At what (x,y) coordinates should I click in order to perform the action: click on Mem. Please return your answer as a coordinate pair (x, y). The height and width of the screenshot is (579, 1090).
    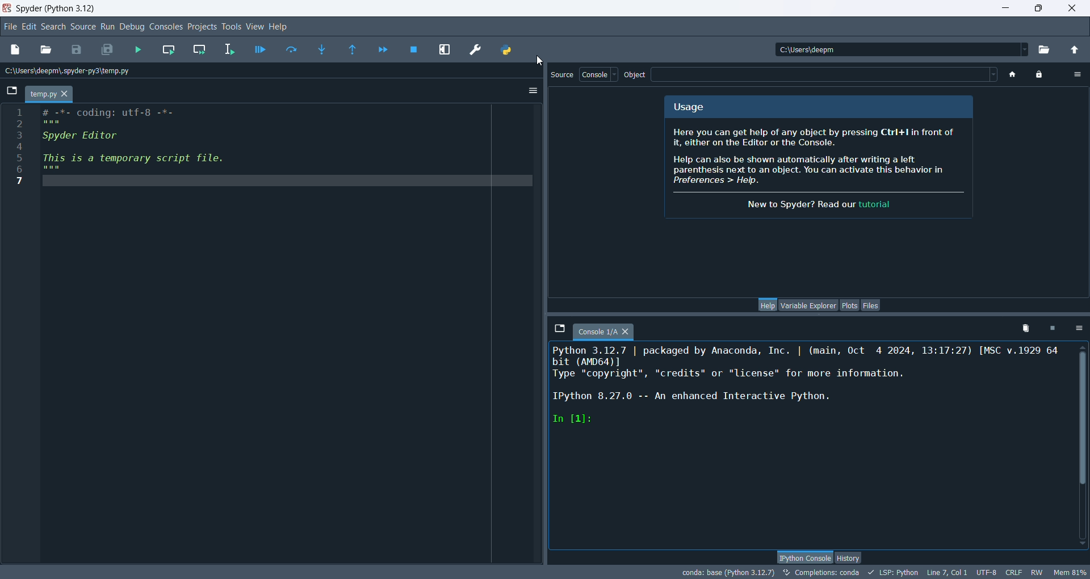
    Looking at the image, I should click on (1069, 572).